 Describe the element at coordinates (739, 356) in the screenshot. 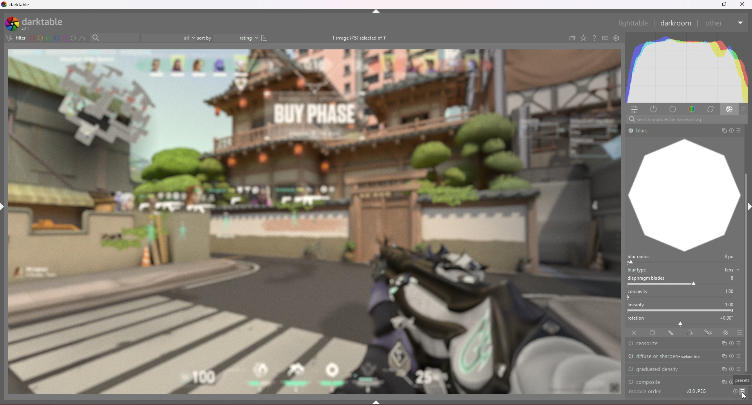

I see `presets` at that location.